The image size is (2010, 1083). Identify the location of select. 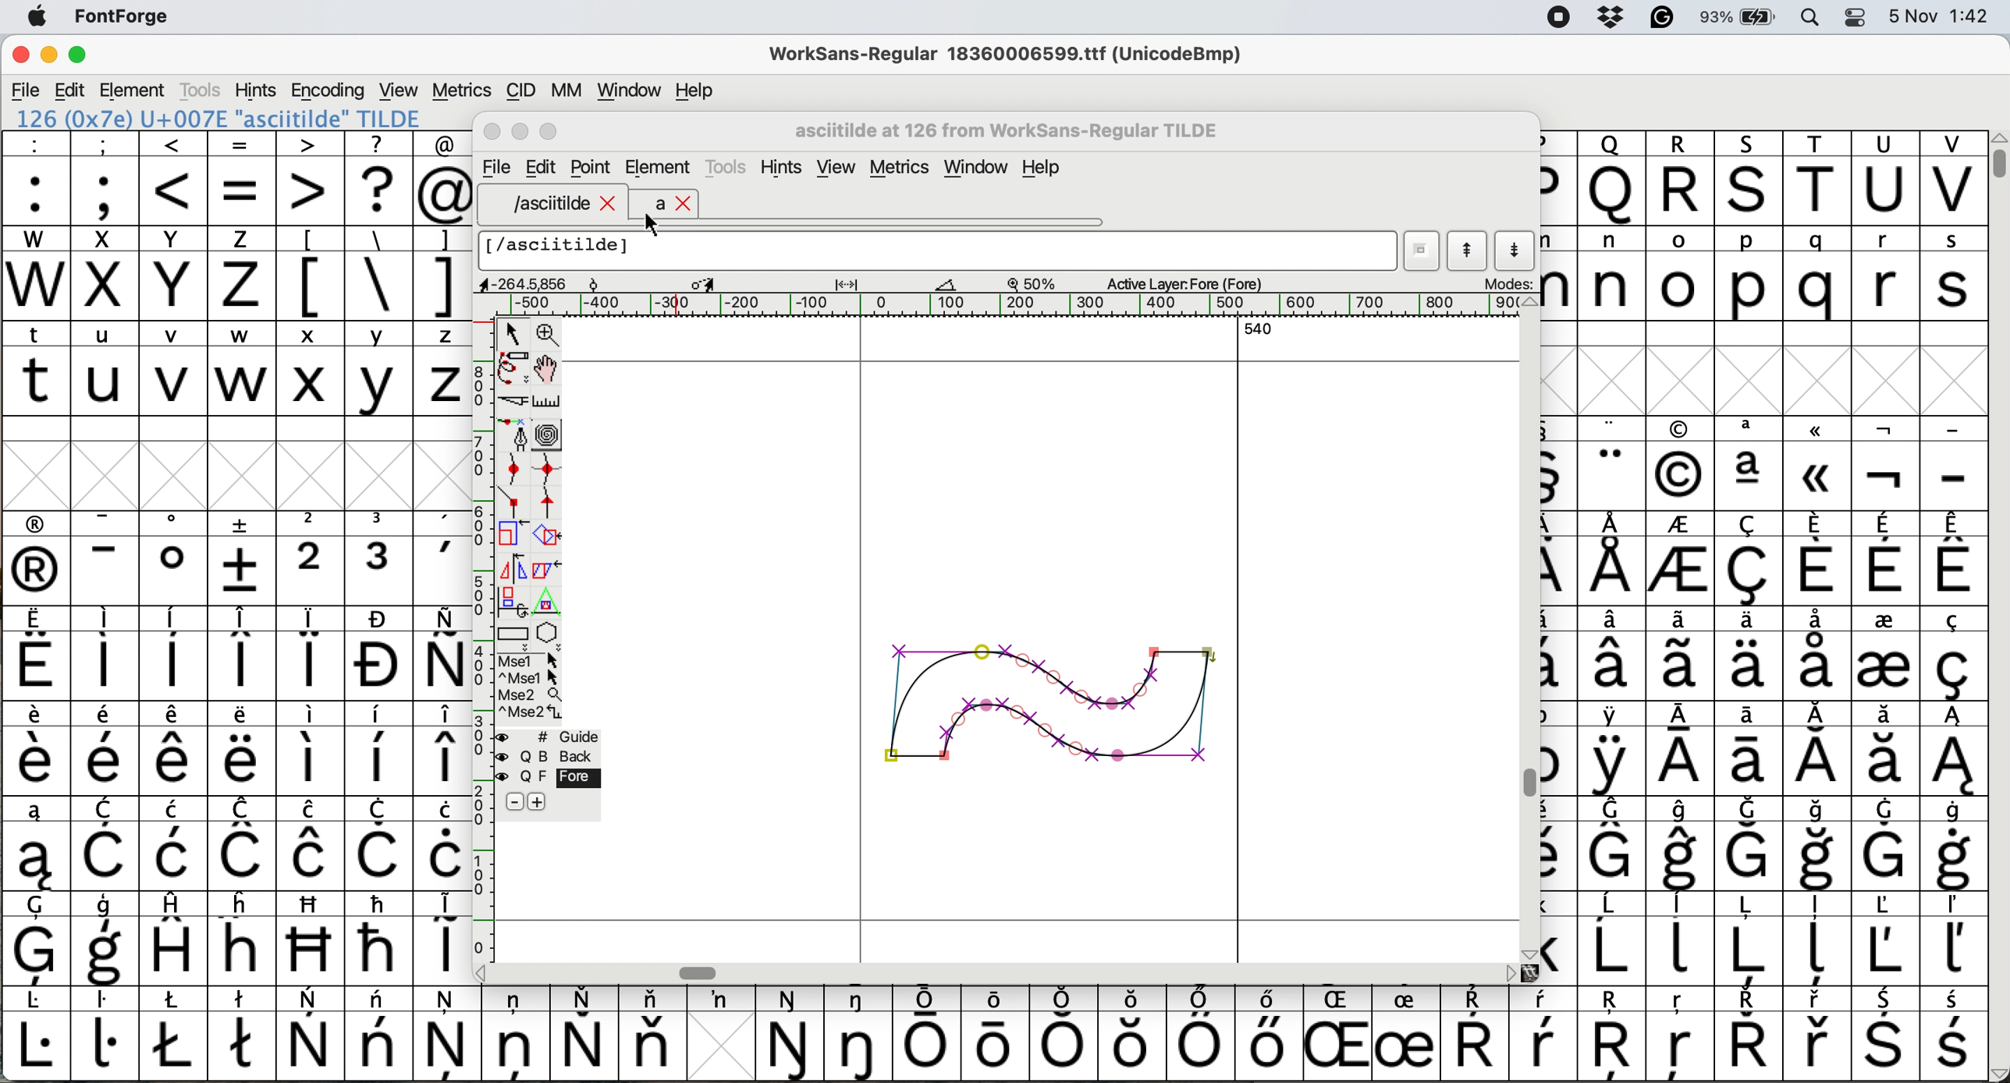
(514, 331).